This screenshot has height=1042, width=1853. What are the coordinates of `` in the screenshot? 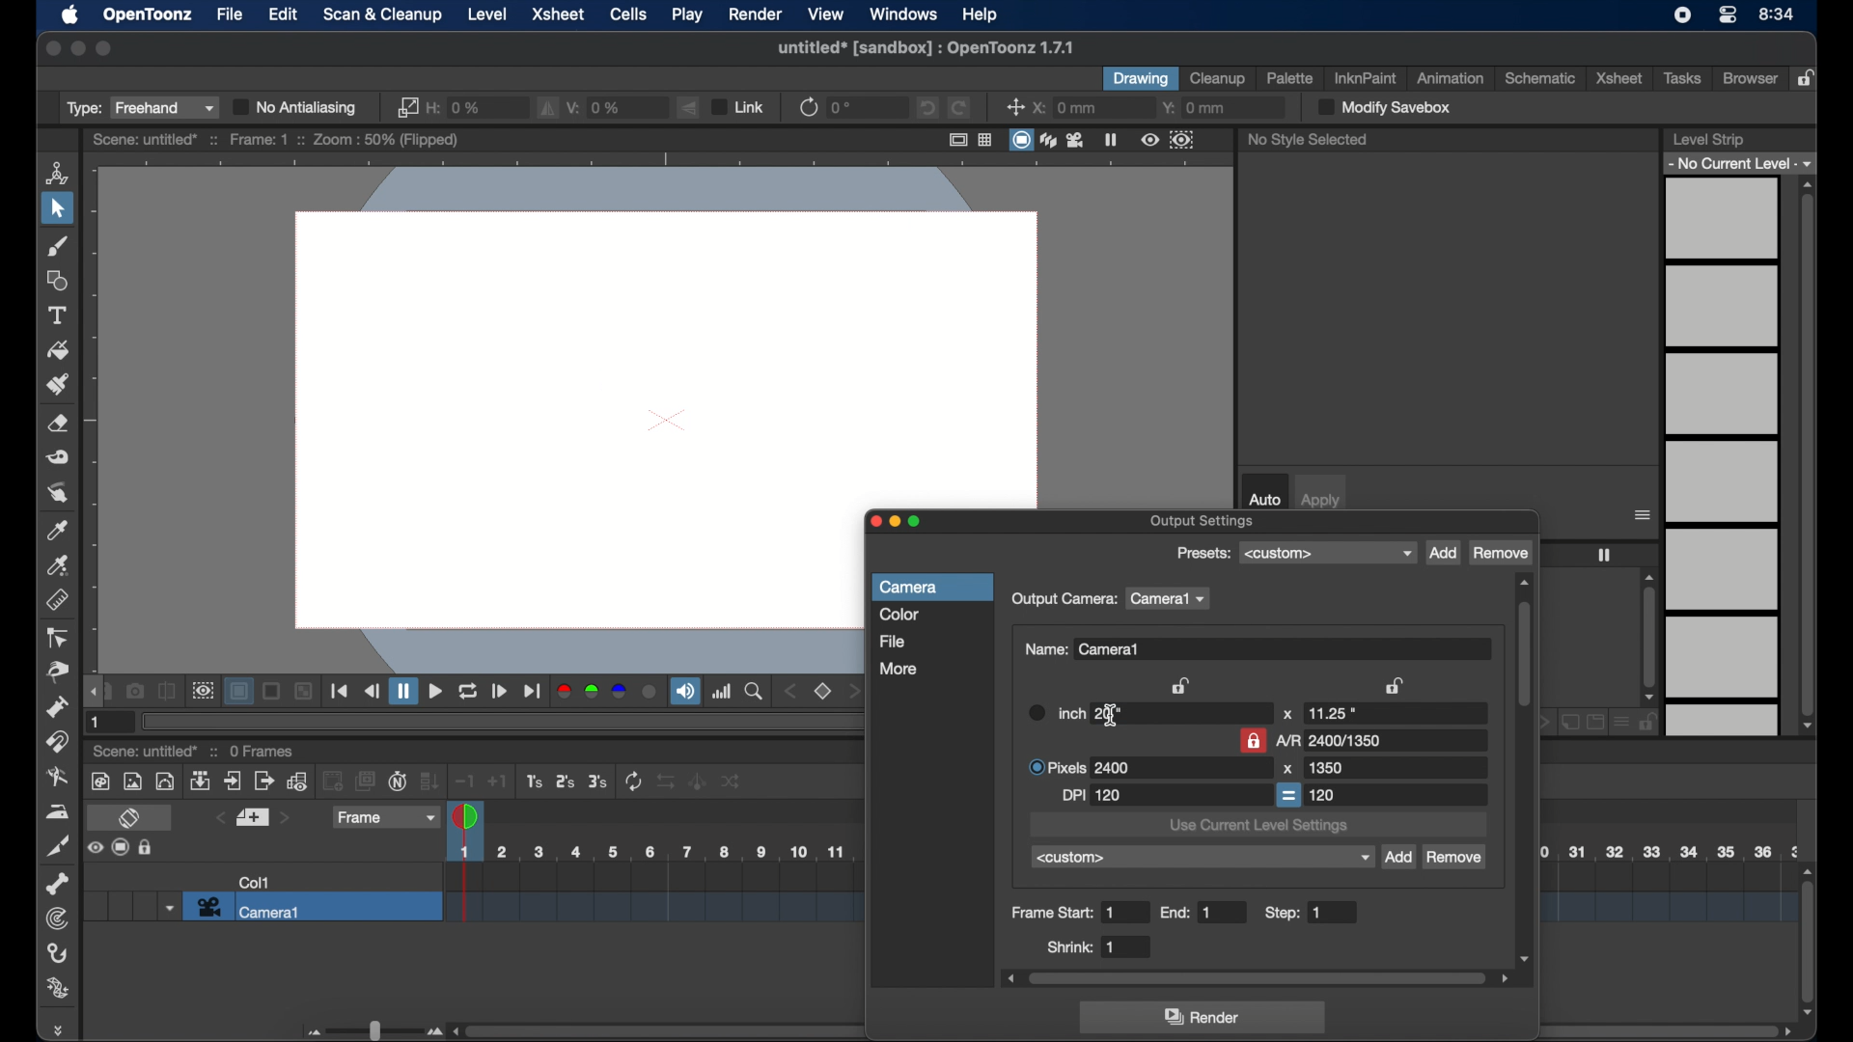 It's located at (429, 782).